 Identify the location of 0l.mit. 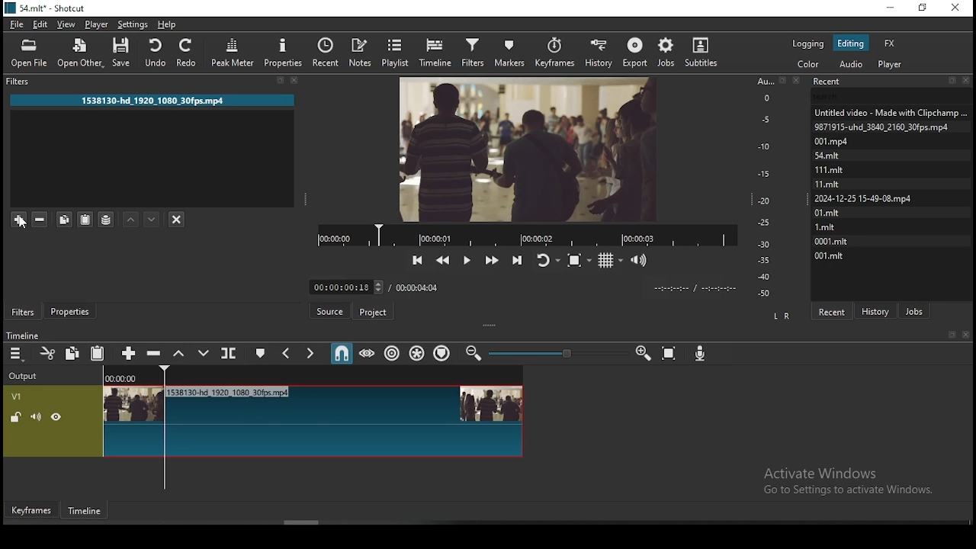
(827, 212).